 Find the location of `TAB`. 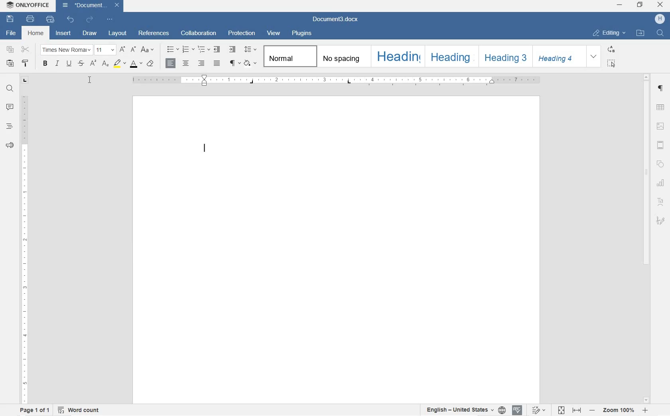

TAB is located at coordinates (25, 80).